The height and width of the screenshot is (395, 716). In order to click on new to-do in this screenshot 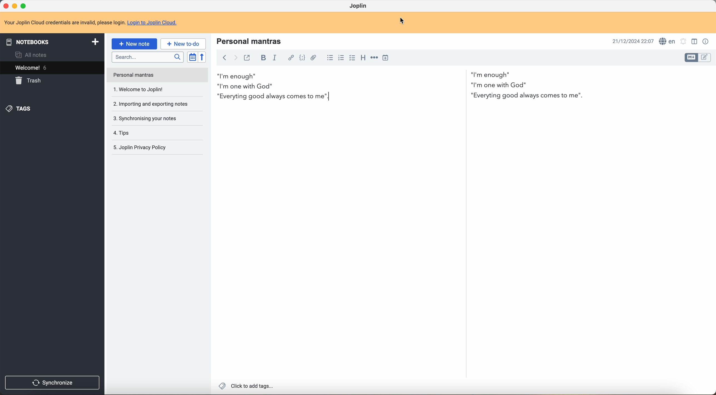, I will do `click(183, 43)`.